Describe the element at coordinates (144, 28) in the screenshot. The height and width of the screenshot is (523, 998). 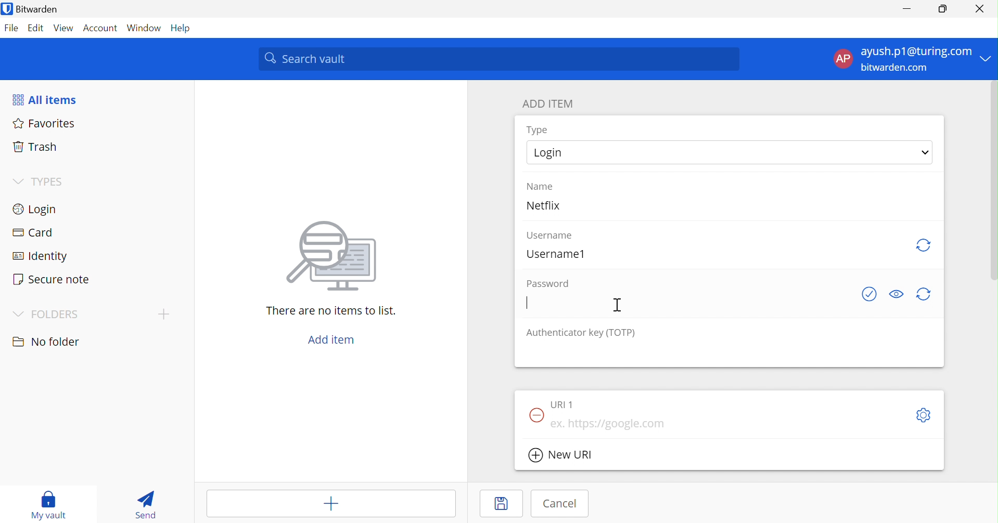
I see `Window` at that location.